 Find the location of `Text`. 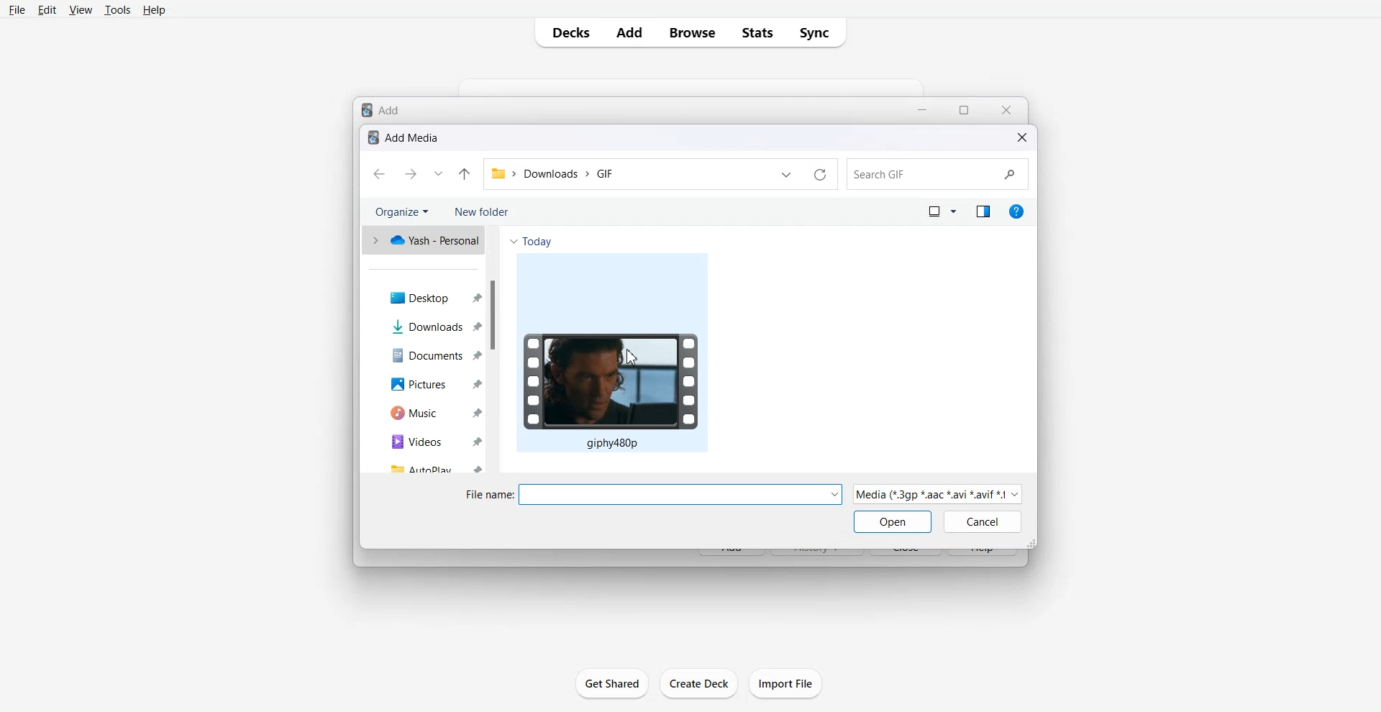

Text is located at coordinates (383, 109).